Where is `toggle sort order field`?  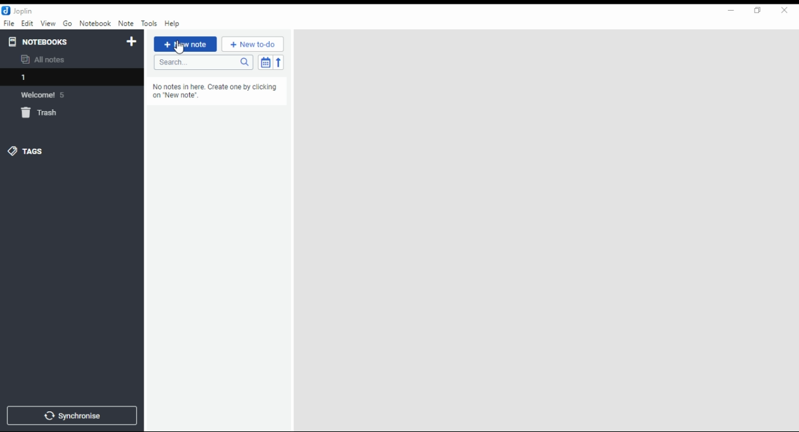
toggle sort order field is located at coordinates (265, 62).